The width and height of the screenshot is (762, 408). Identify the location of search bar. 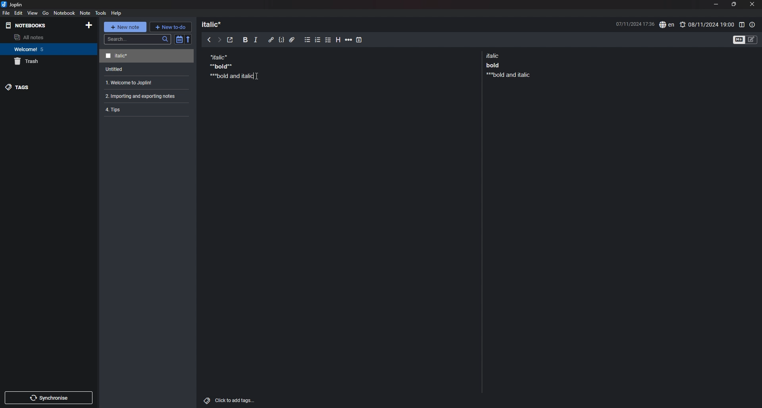
(138, 39).